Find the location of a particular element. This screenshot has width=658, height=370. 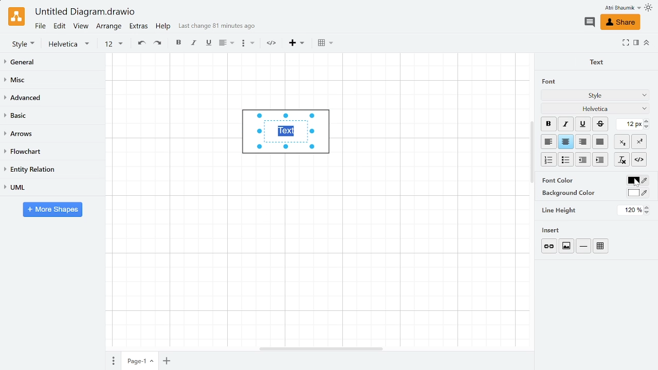

undo is located at coordinates (140, 44).